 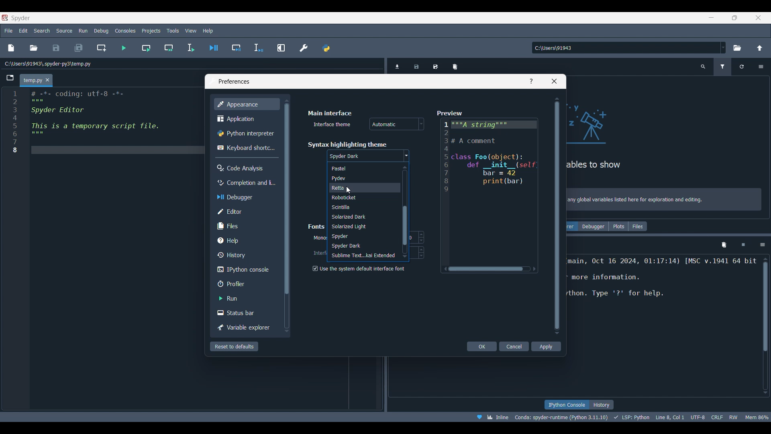 I want to click on font size, so click(x=417, y=237).